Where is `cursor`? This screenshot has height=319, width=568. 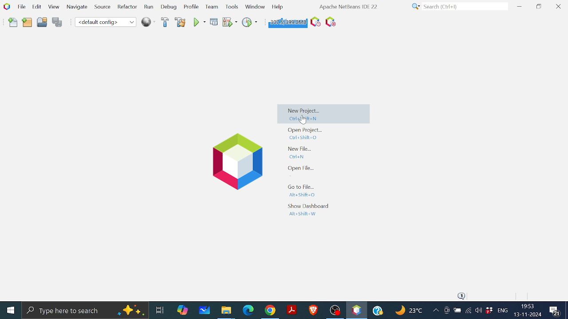
cursor is located at coordinates (303, 120).